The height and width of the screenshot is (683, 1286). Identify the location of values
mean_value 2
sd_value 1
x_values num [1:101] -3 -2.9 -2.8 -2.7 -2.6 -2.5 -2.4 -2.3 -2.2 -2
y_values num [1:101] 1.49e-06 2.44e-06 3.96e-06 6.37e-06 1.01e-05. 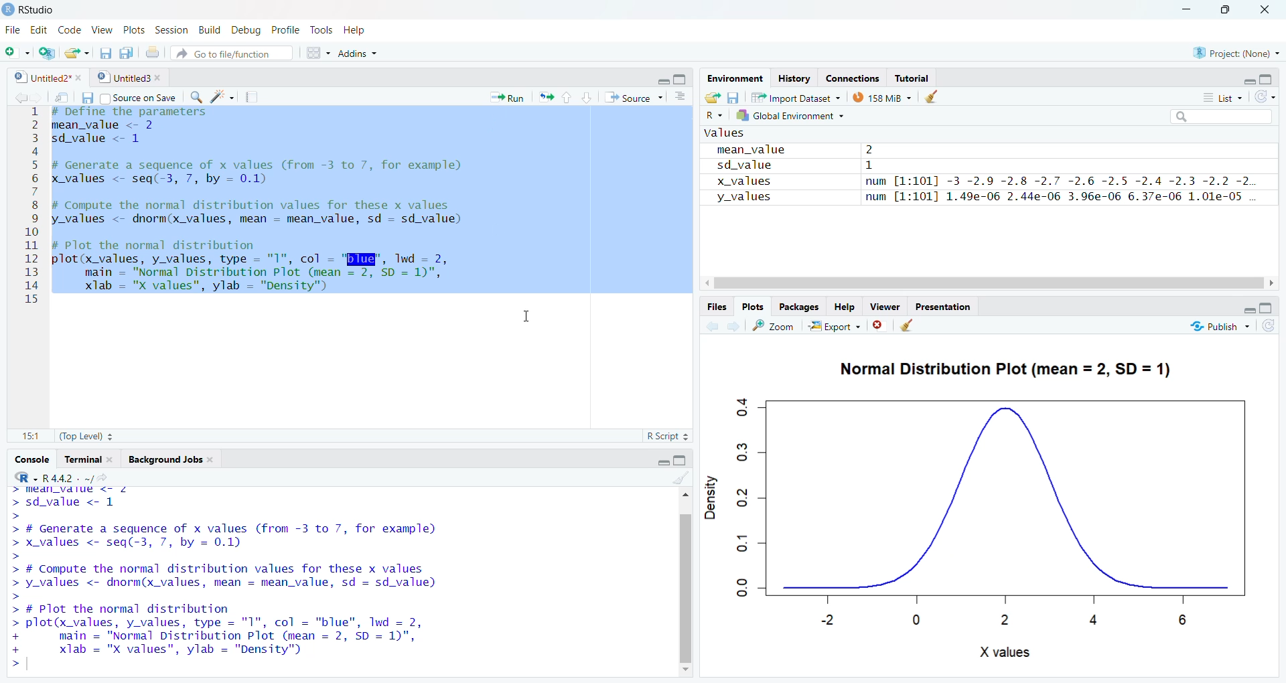
(982, 183).